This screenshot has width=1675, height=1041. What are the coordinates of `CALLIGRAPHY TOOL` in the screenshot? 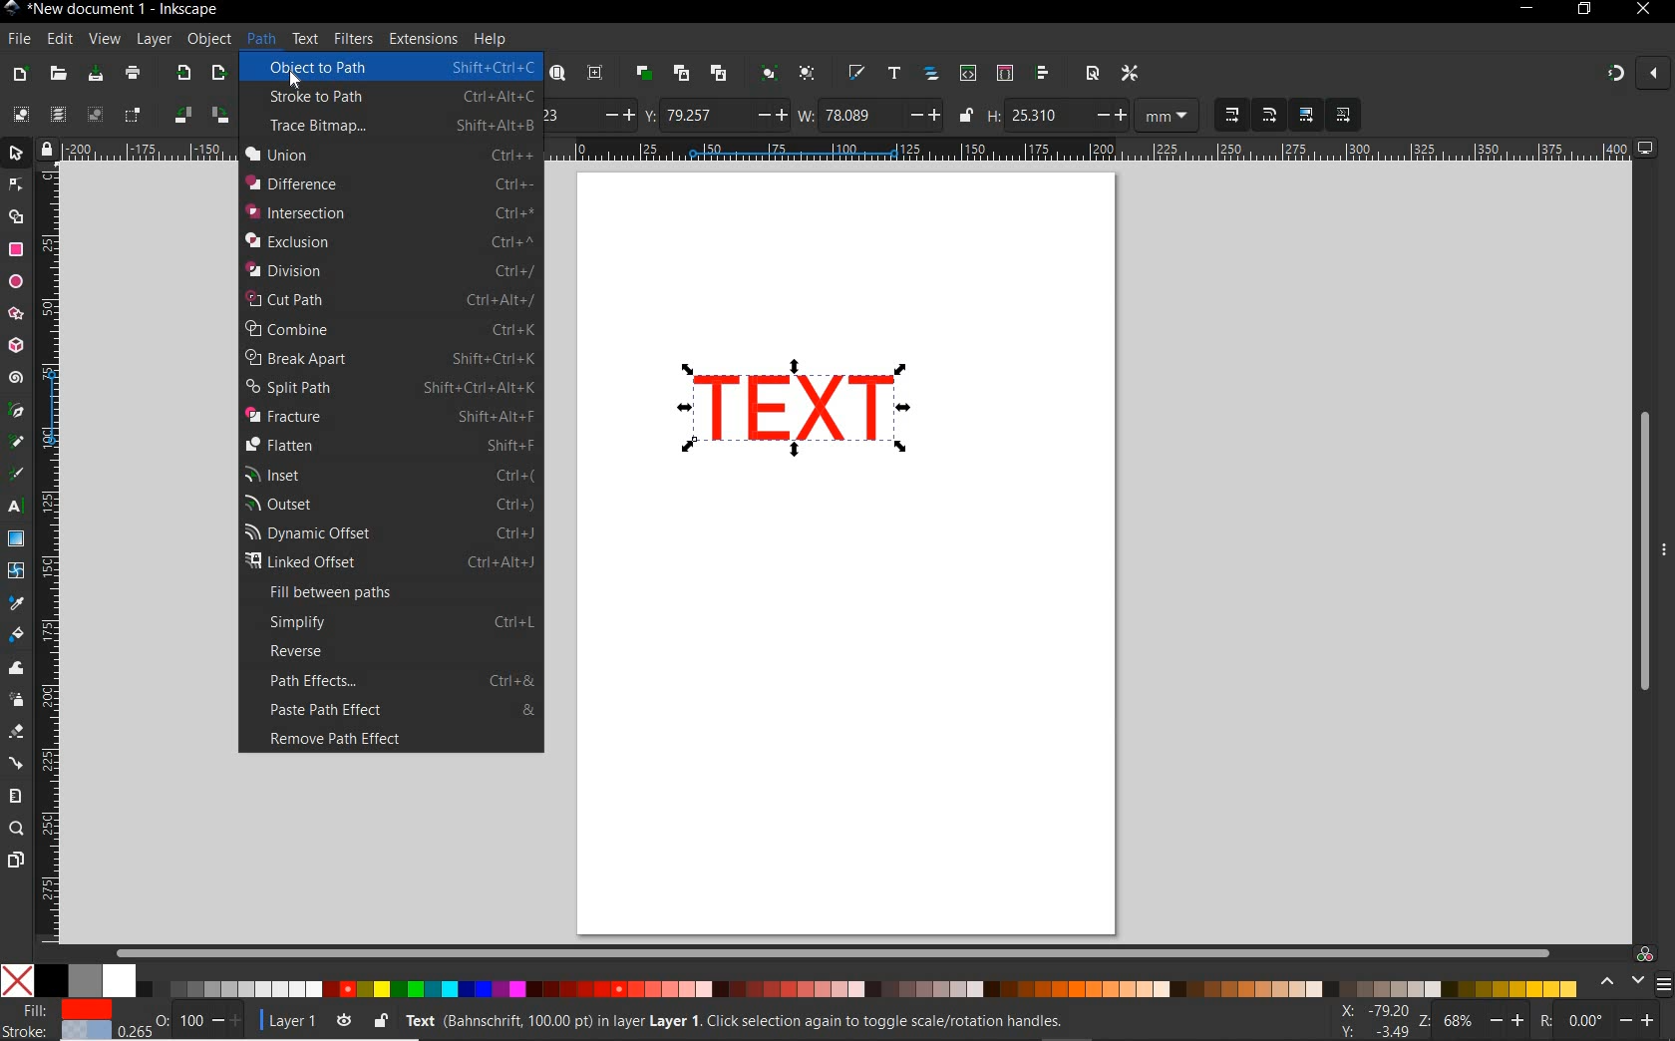 It's located at (19, 476).